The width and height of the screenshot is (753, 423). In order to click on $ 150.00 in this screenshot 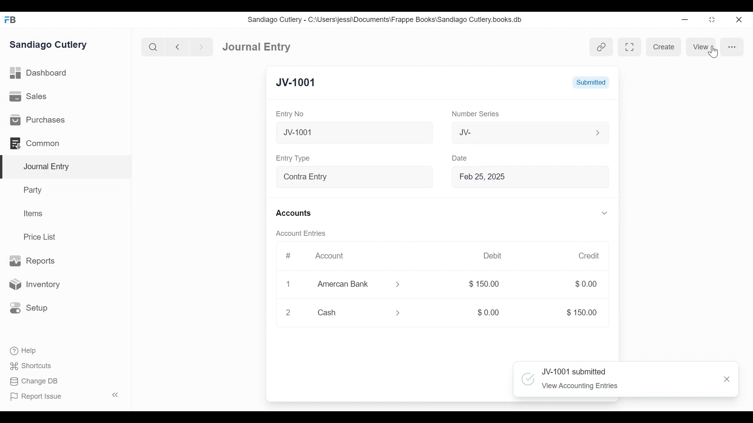, I will do `click(578, 313)`.